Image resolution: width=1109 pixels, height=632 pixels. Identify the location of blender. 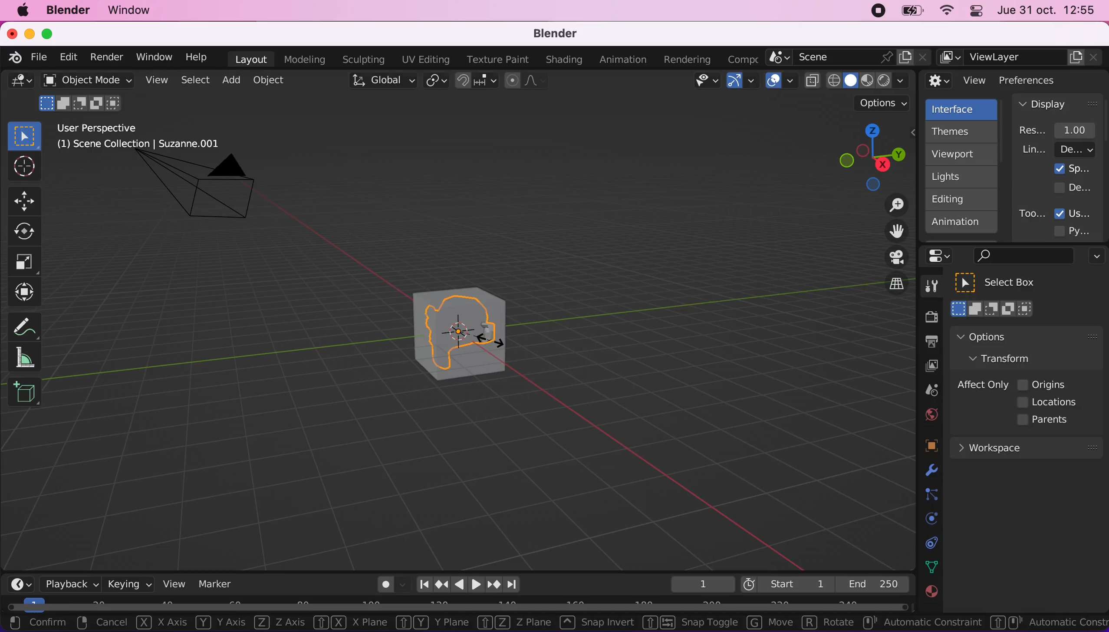
(12, 56).